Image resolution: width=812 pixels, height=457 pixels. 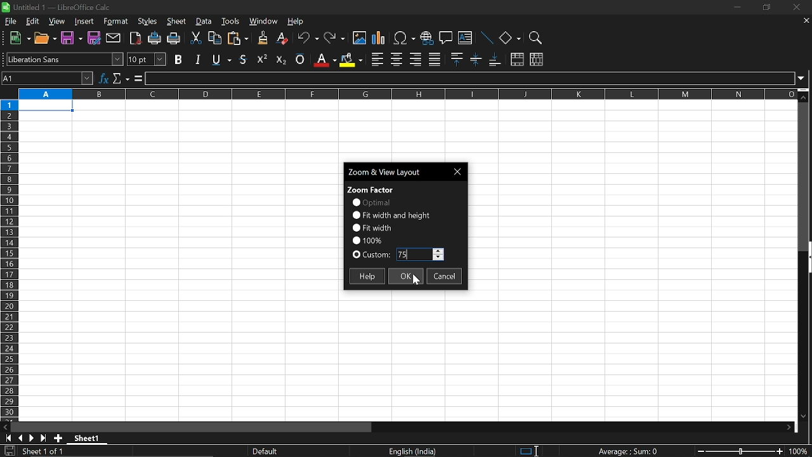 I want to click on name box, so click(x=48, y=78).